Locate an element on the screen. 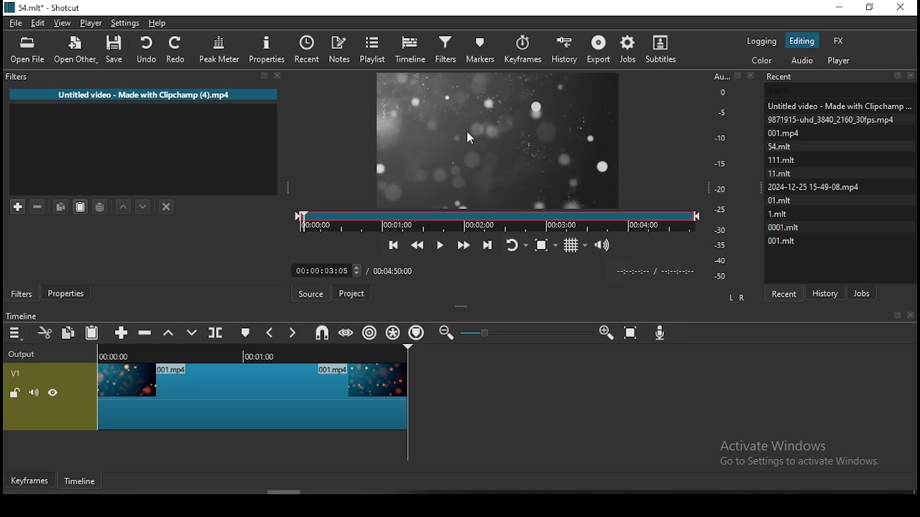 This screenshot has width=920, height=517. zoom timeline out is located at coordinates (606, 335).